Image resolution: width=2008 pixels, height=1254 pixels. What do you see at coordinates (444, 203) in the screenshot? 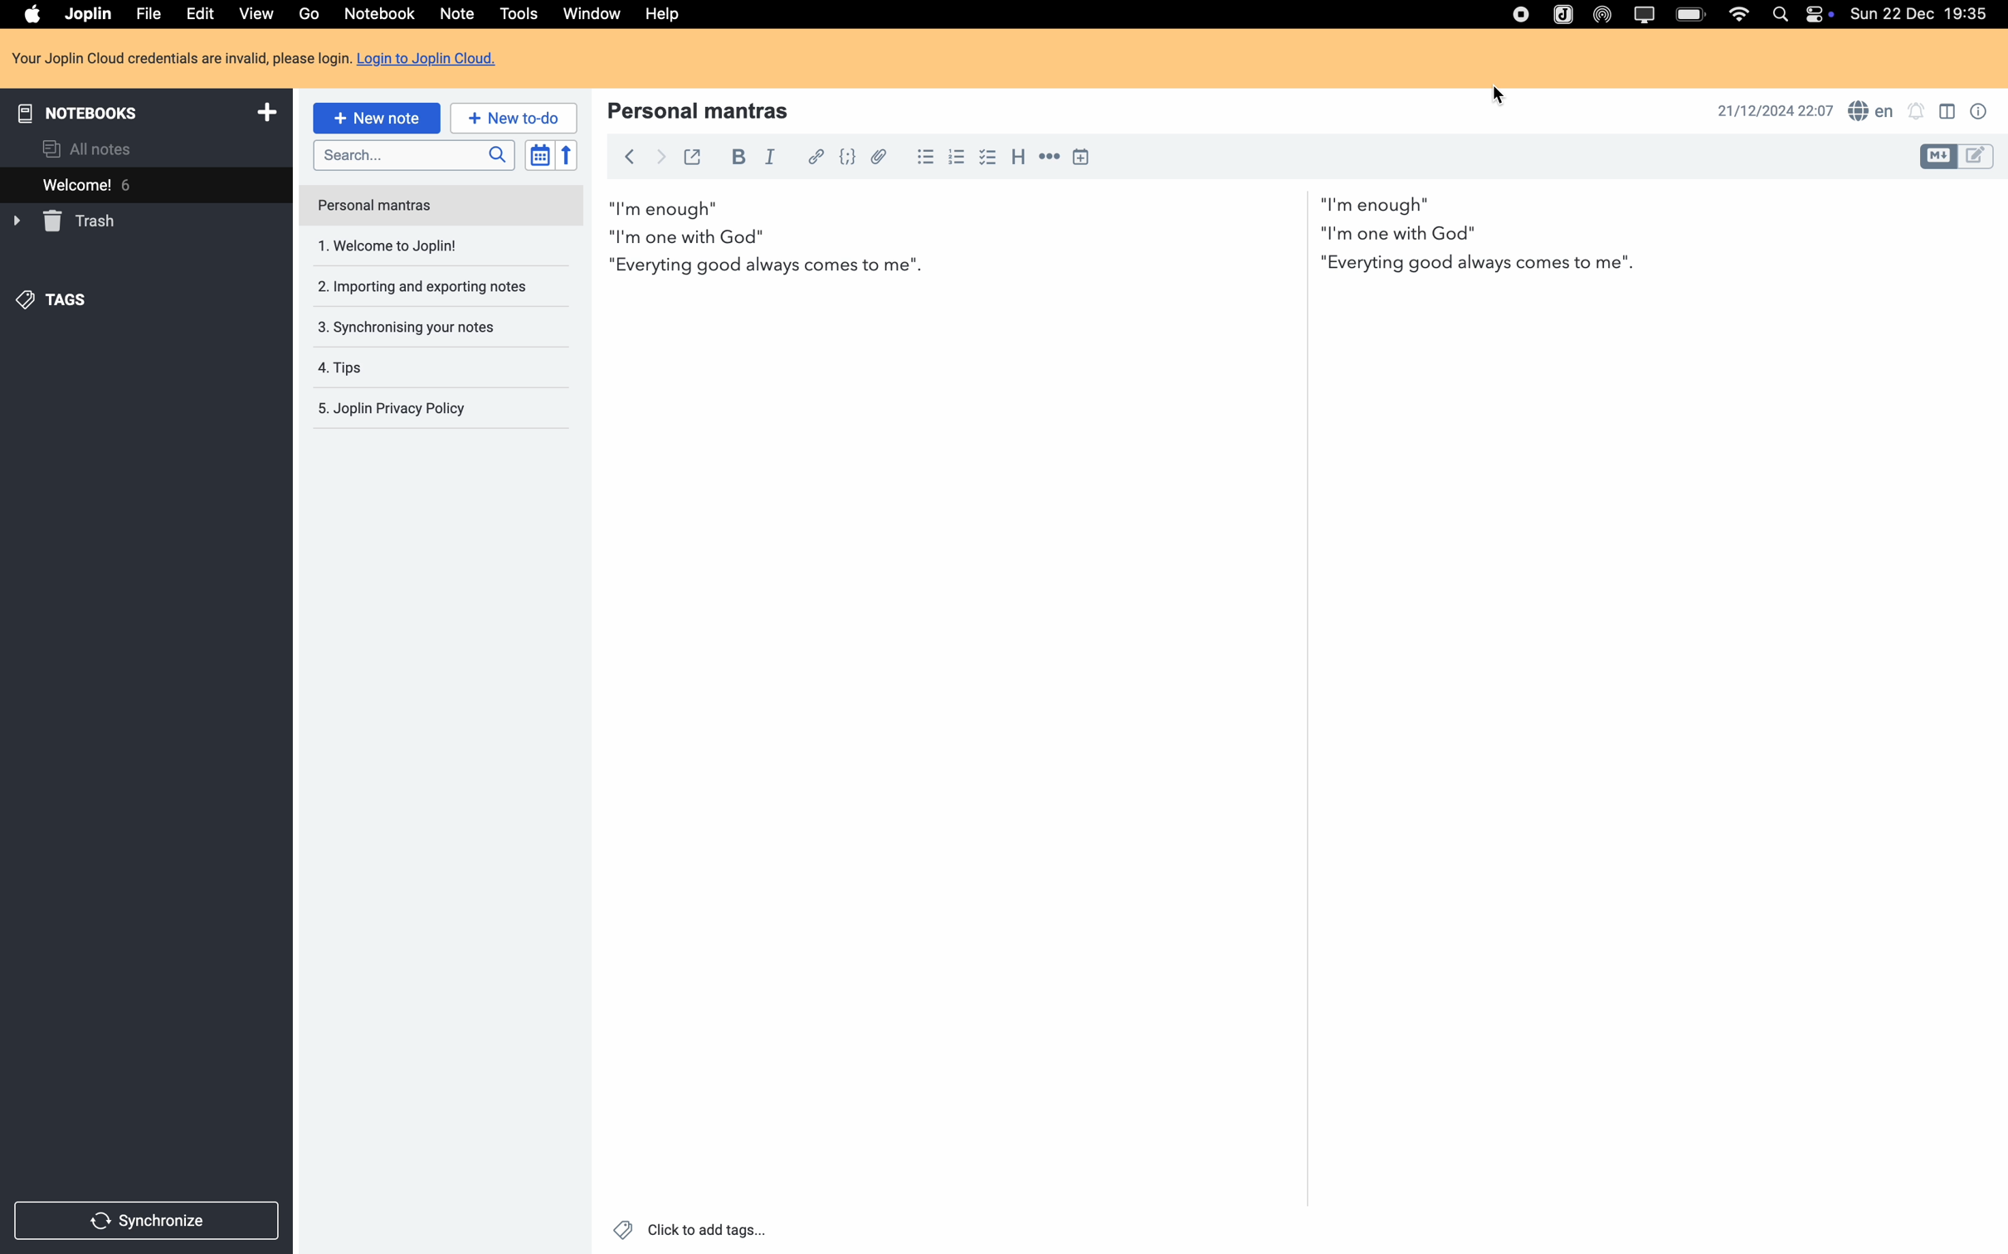
I see `personal mantras note` at bounding box center [444, 203].